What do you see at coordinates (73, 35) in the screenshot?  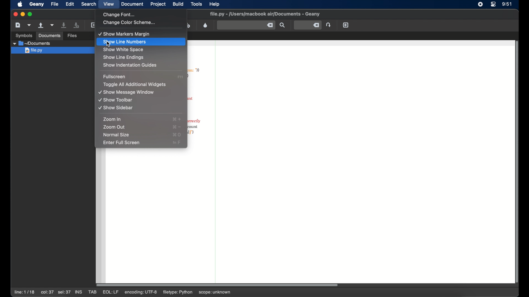 I see `files ` at bounding box center [73, 35].